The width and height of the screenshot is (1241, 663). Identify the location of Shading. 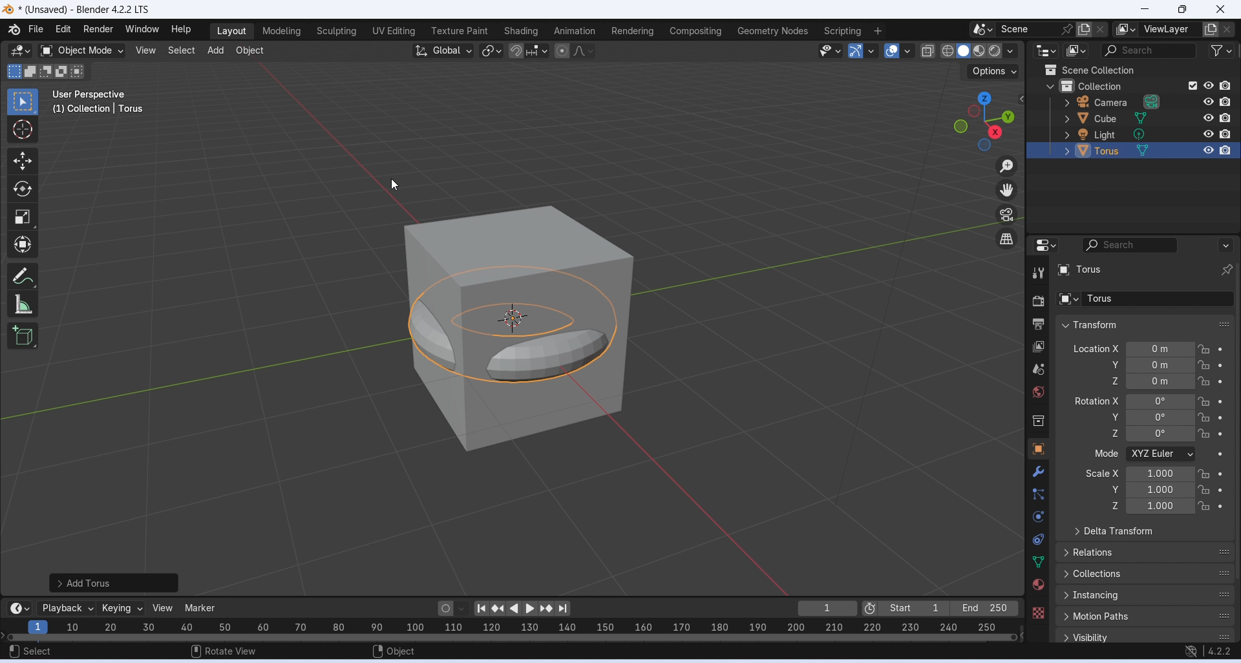
(521, 32).